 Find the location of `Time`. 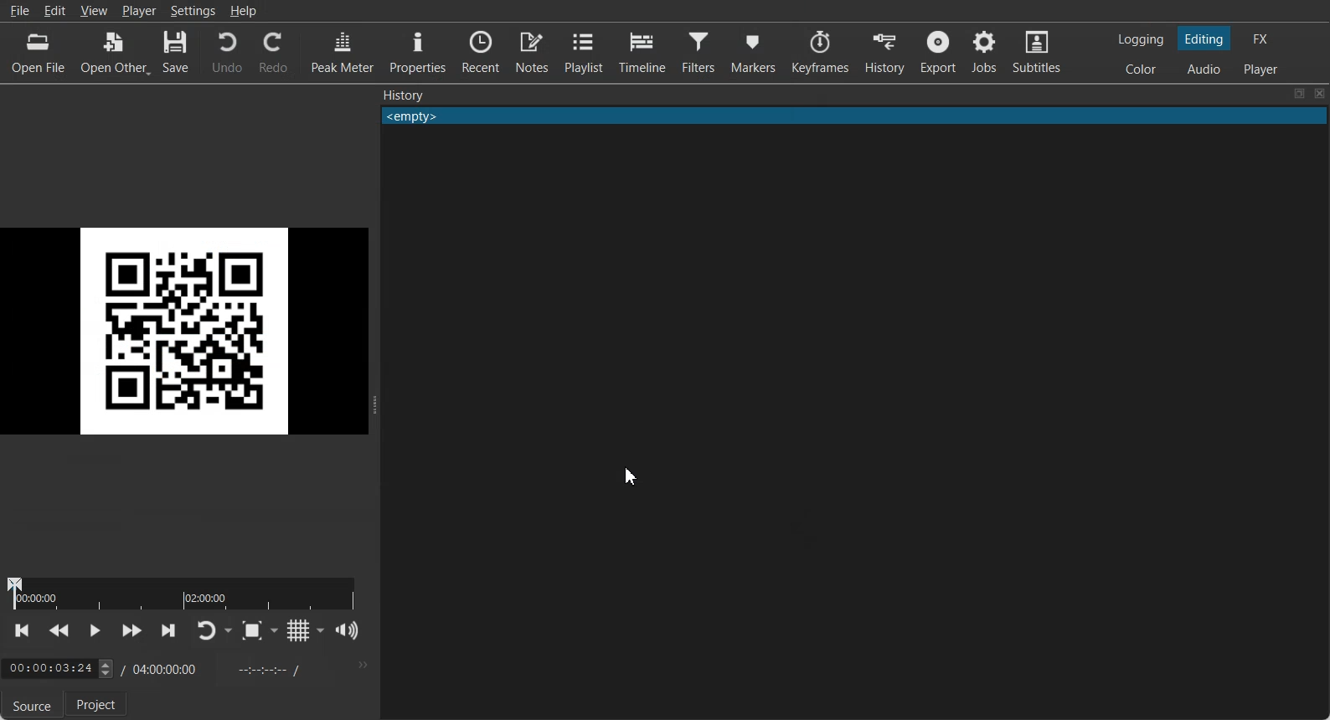

Time is located at coordinates (167, 667).